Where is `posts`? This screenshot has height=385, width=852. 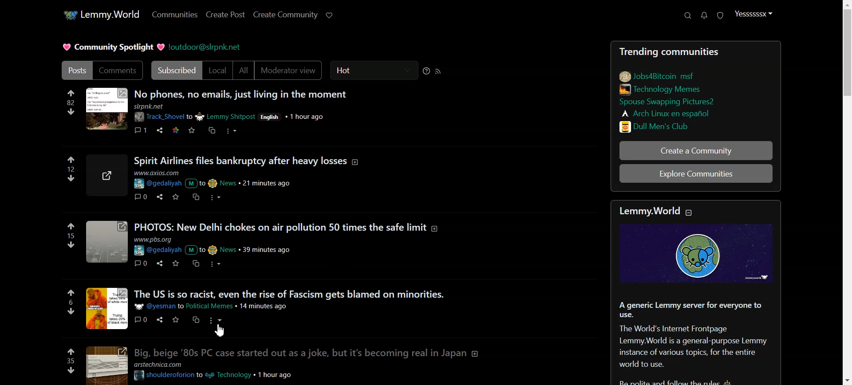
posts is located at coordinates (290, 227).